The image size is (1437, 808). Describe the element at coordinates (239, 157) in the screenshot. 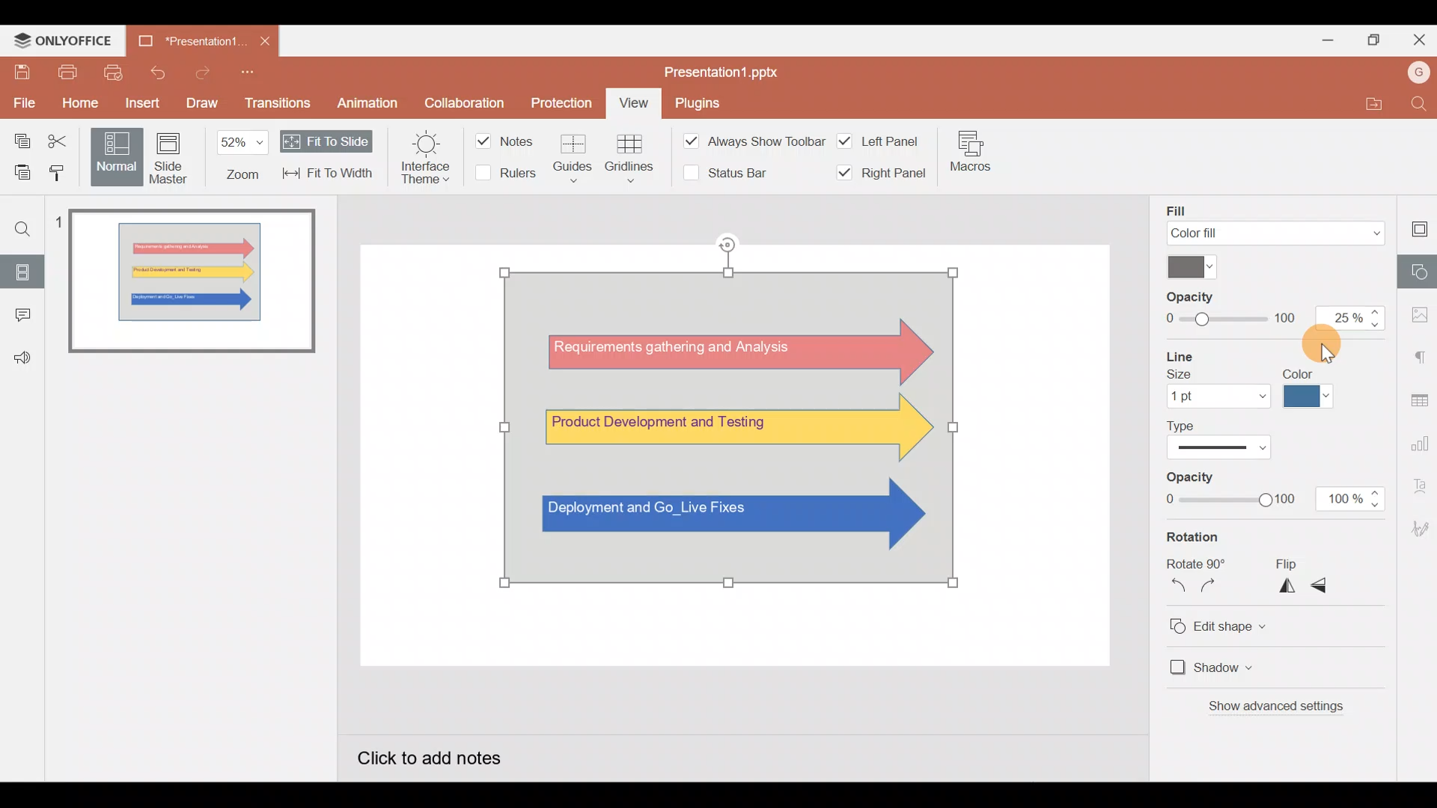

I see `Zoom` at that location.